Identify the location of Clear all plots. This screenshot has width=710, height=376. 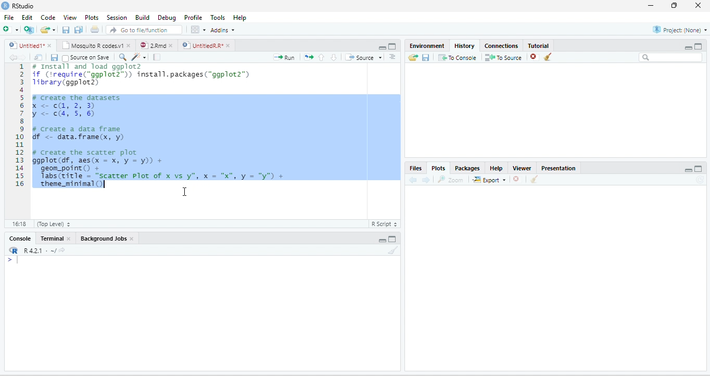
(535, 179).